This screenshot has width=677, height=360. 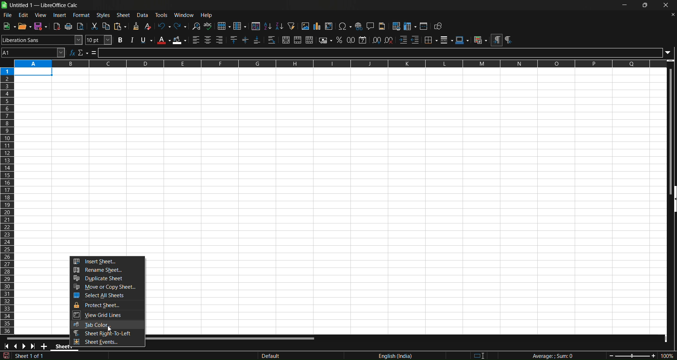 What do you see at coordinates (107, 287) in the screenshot?
I see `move or copy sheet` at bounding box center [107, 287].